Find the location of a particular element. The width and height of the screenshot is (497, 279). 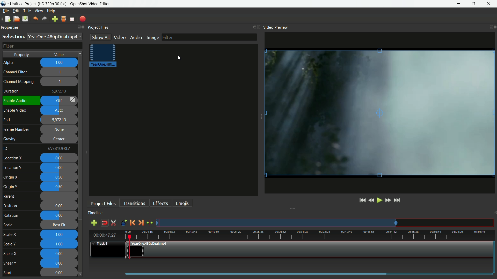

1.00 is located at coordinates (60, 235).